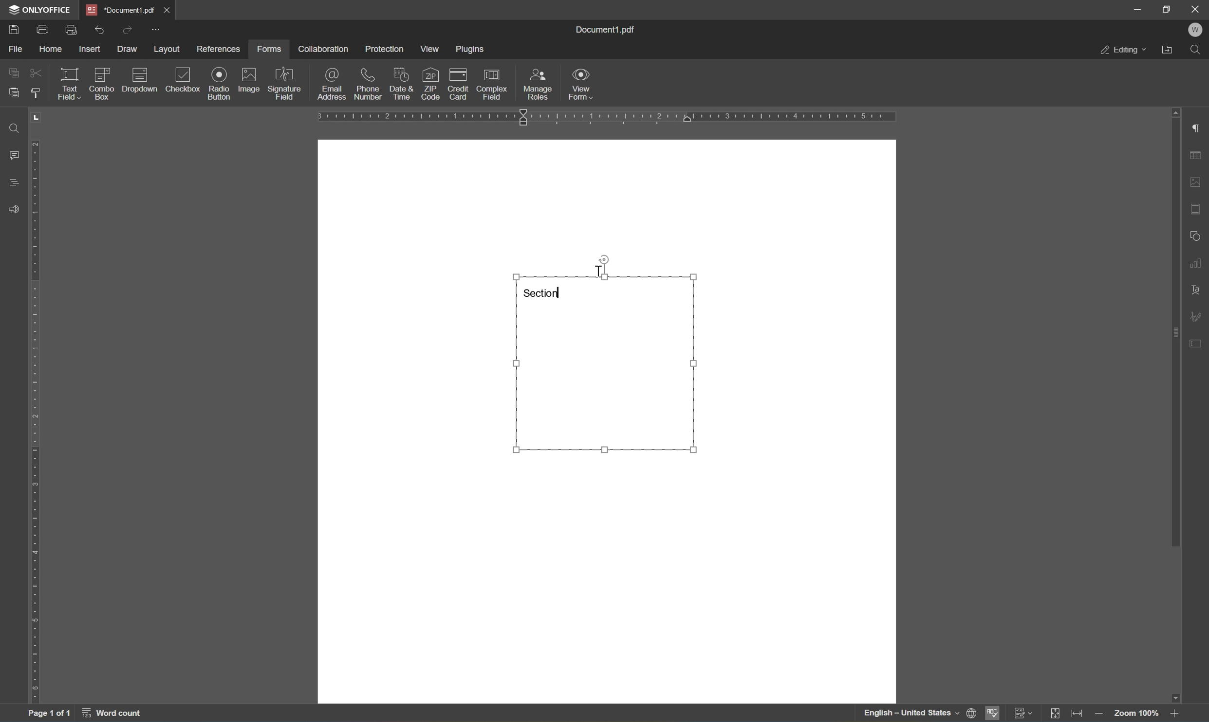  What do you see at coordinates (1124, 52) in the screenshot?
I see `editing` at bounding box center [1124, 52].